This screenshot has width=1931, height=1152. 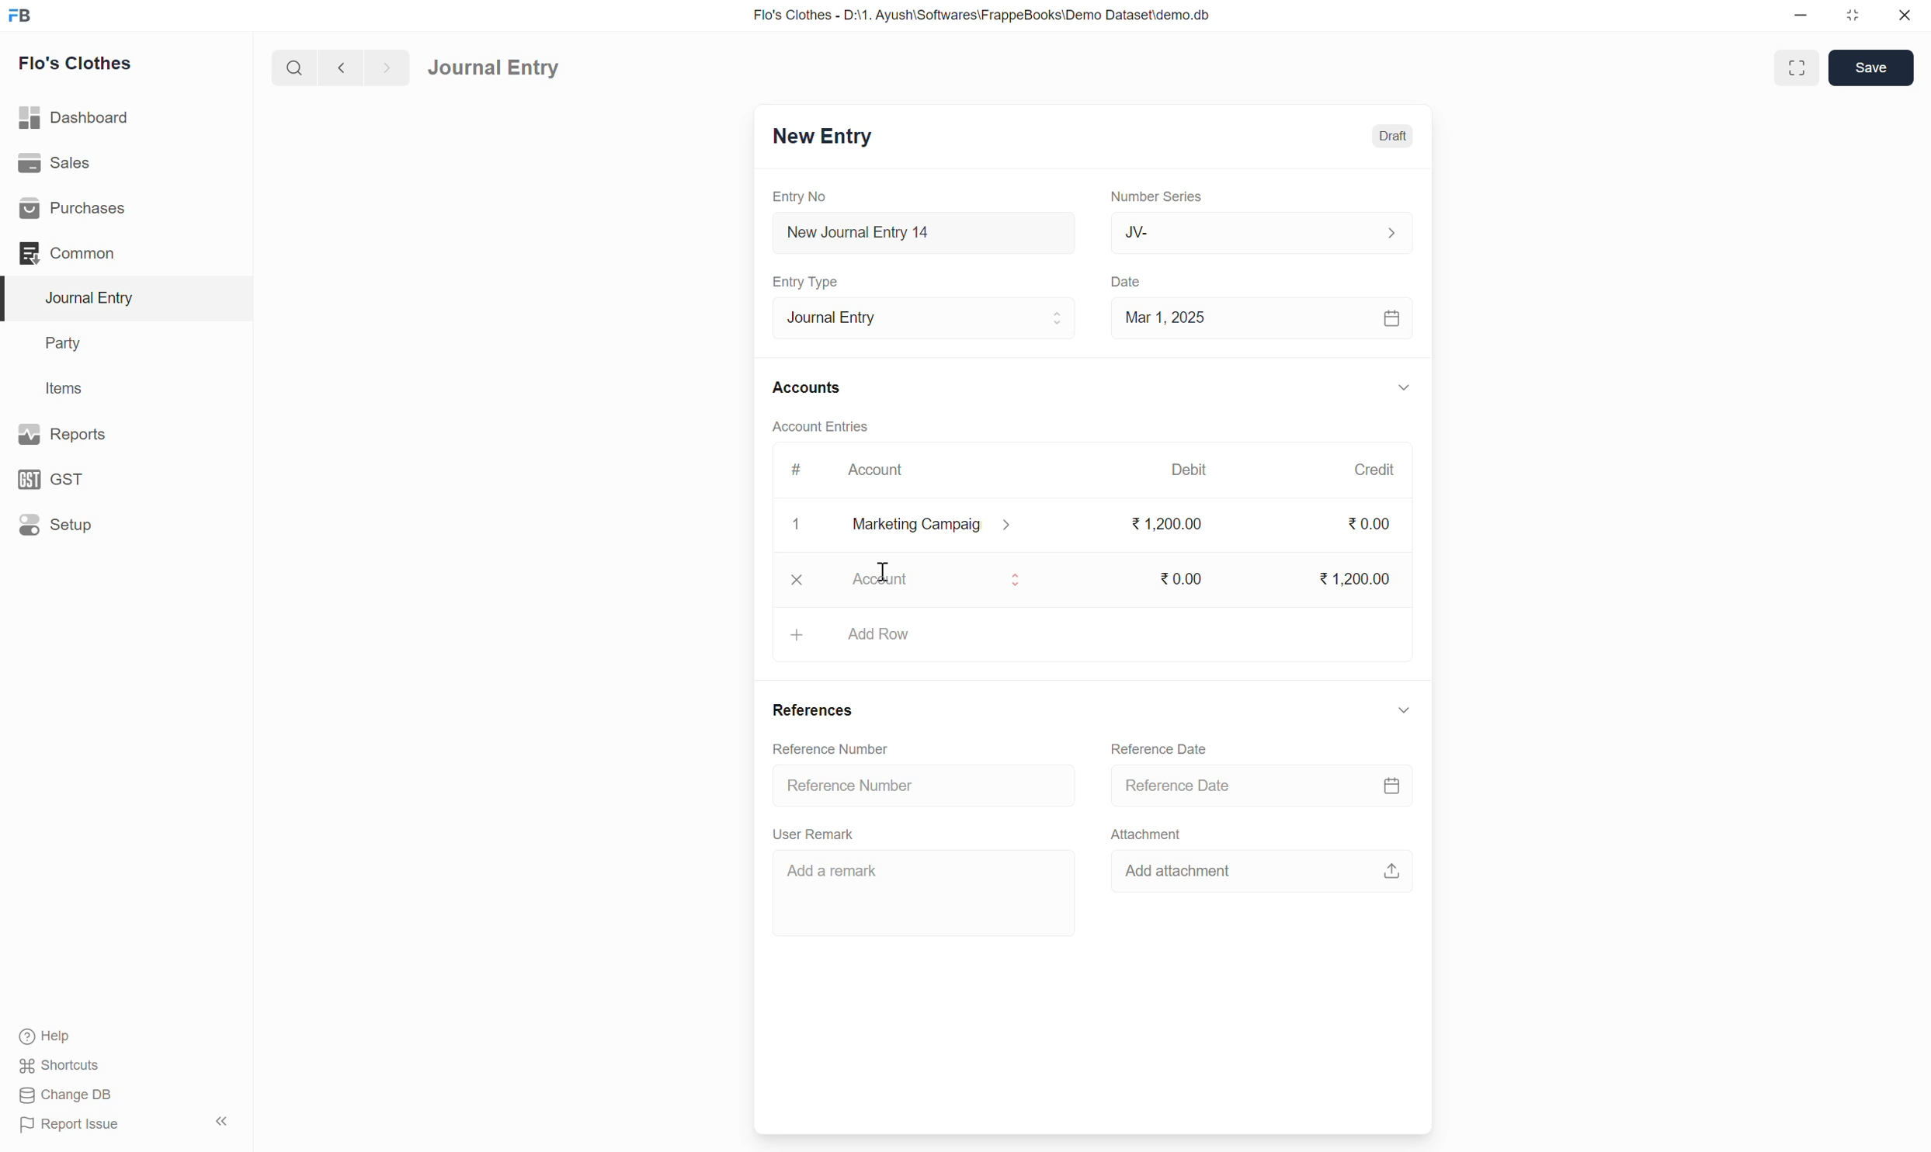 I want to click on Reports, so click(x=68, y=433).